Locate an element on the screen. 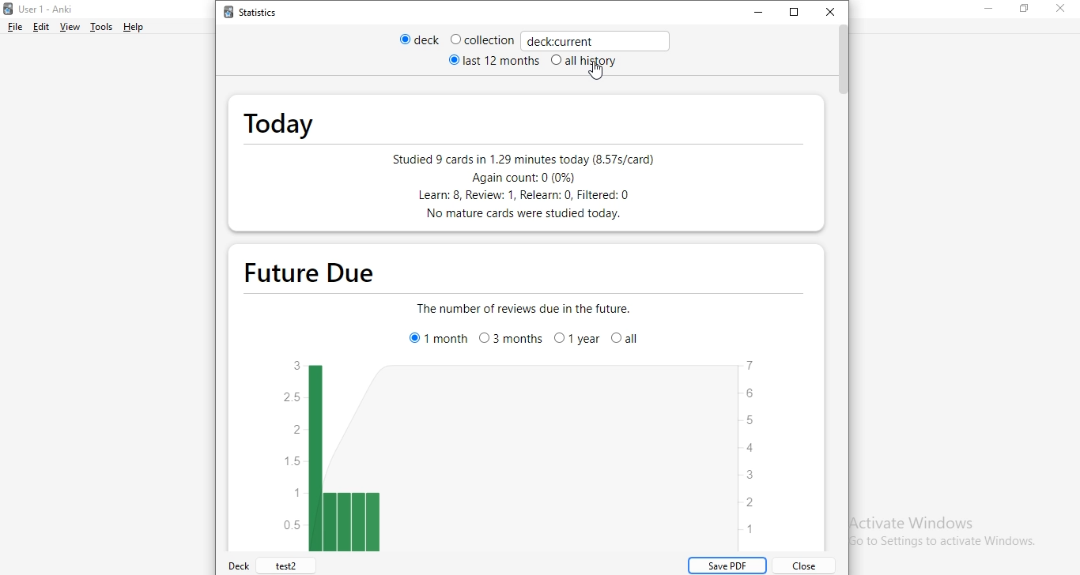 The height and width of the screenshot is (575, 1080). 1 year is located at coordinates (578, 342).